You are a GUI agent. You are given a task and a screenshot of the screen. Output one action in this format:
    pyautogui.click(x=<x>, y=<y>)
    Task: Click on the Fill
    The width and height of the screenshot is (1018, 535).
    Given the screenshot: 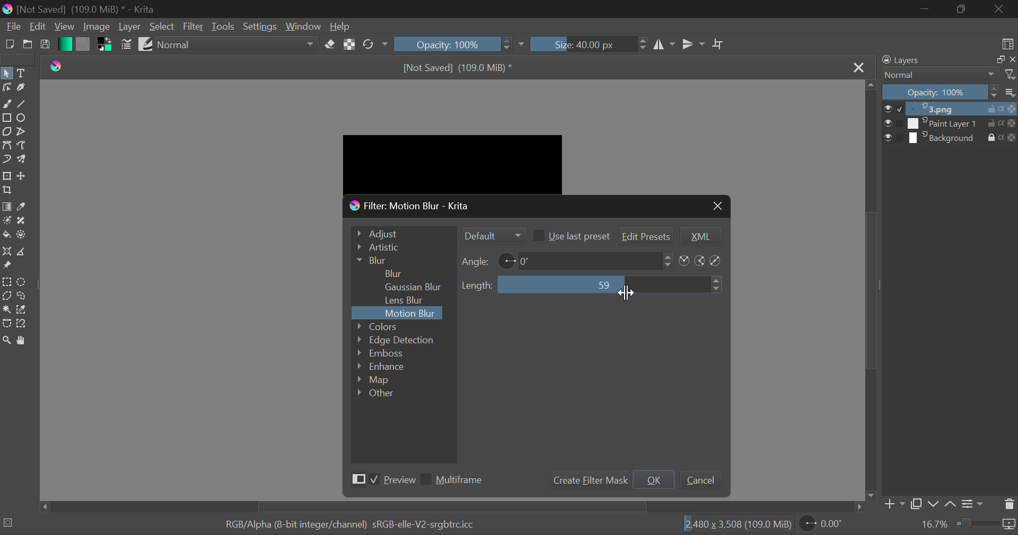 What is the action you would take?
    pyautogui.click(x=6, y=234)
    